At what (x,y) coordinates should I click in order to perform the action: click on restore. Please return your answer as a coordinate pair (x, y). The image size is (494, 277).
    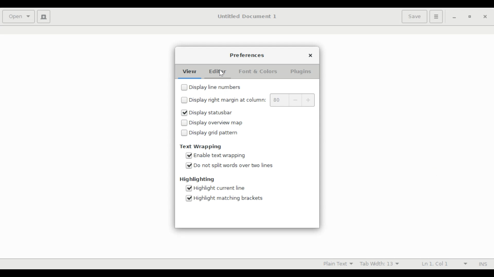
    Looking at the image, I should click on (469, 16).